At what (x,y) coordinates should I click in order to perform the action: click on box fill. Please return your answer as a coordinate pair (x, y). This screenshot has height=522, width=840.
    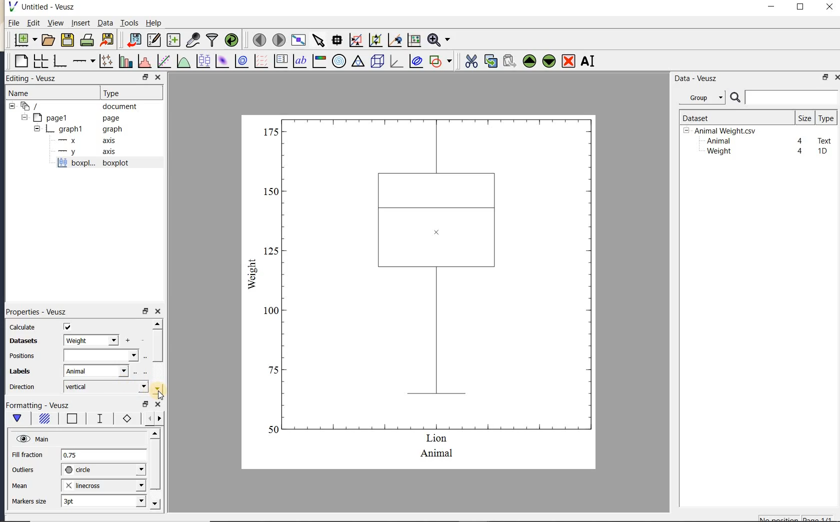
    Looking at the image, I should click on (43, 419).